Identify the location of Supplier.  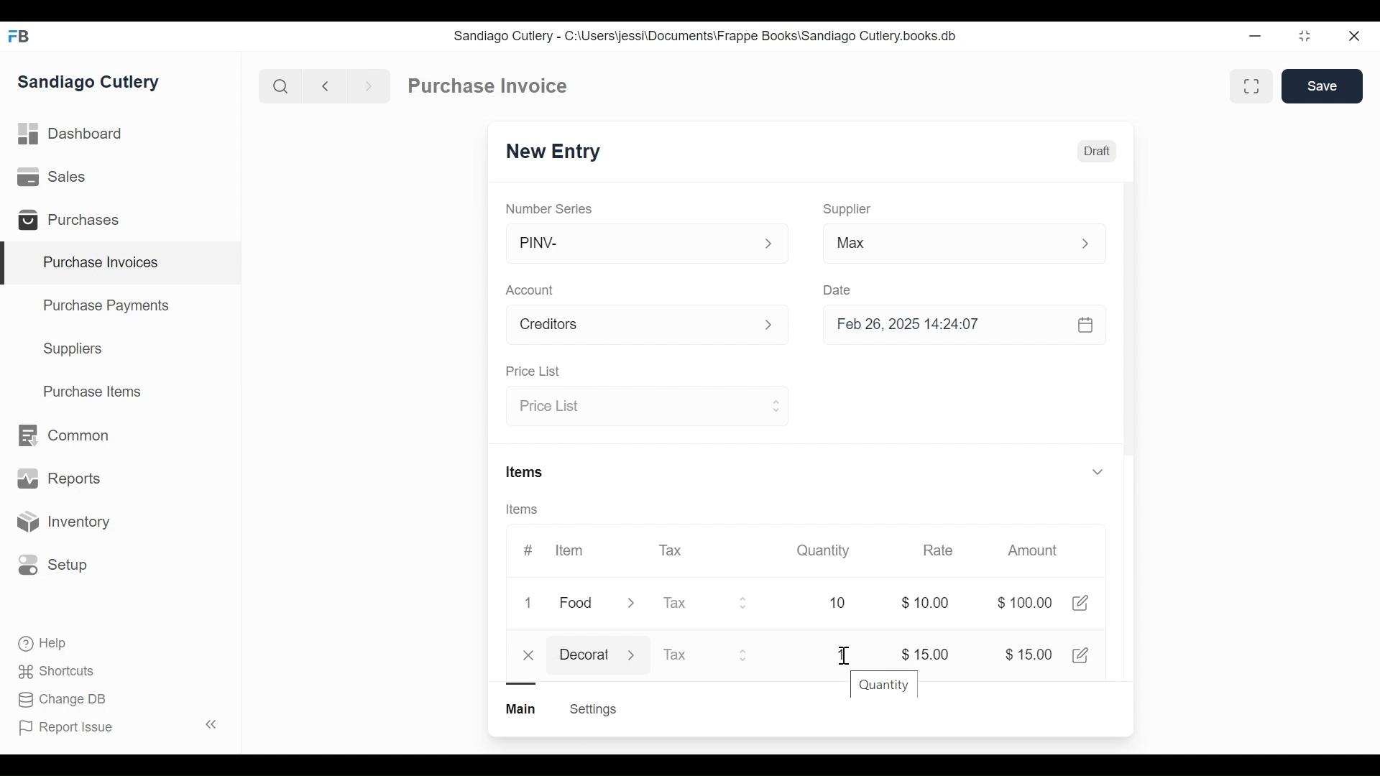
(847, 209).